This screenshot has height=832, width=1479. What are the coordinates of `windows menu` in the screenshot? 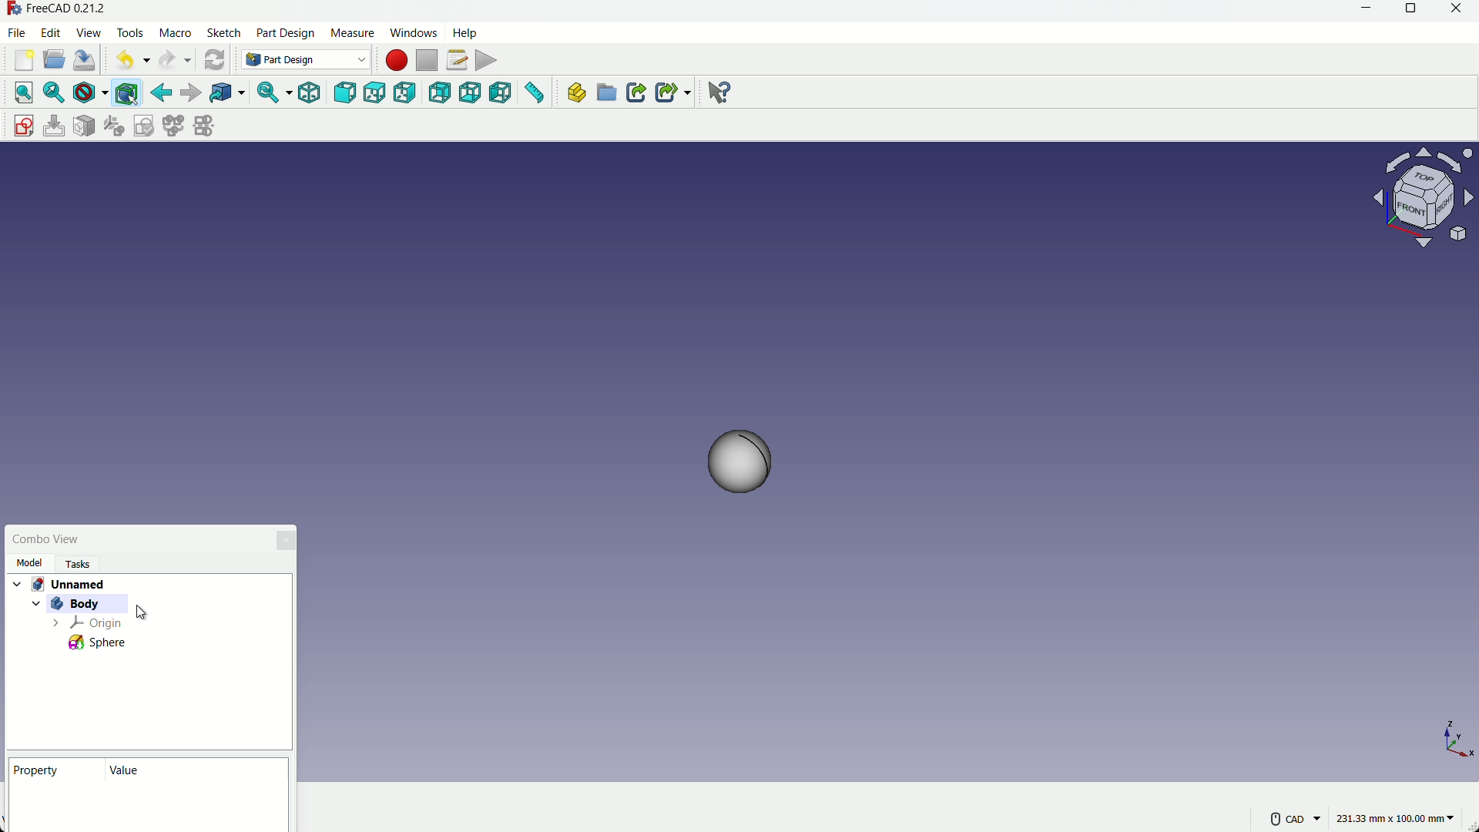 It's located at (412, 32).